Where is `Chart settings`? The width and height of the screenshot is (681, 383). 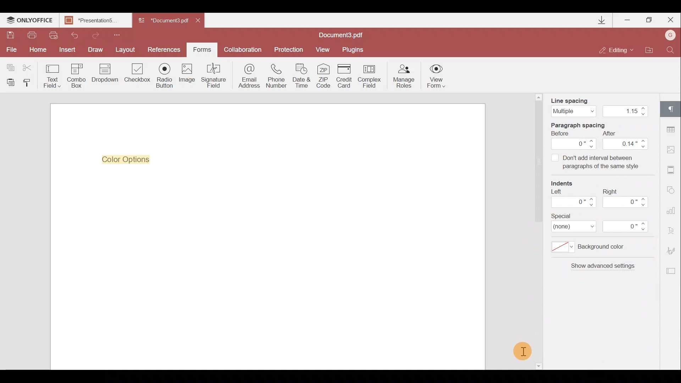
Chart settings is located at coordinates (672, 211).